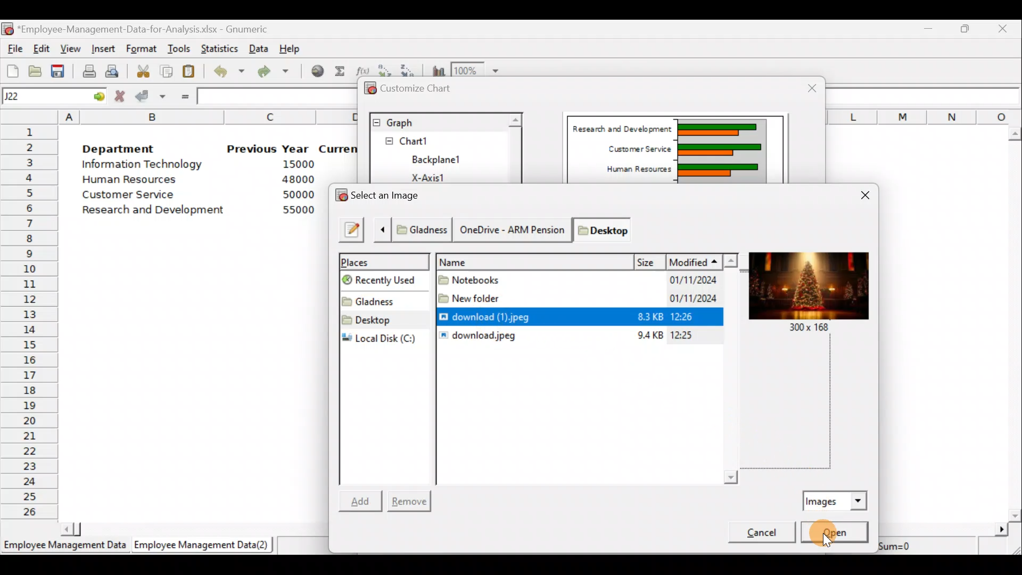 The height and width of the screenshot is (575, 1022). What do you see at coordinates (30, 323) in the screenshot?
I see `Rows` at bounding box center [30, 323].